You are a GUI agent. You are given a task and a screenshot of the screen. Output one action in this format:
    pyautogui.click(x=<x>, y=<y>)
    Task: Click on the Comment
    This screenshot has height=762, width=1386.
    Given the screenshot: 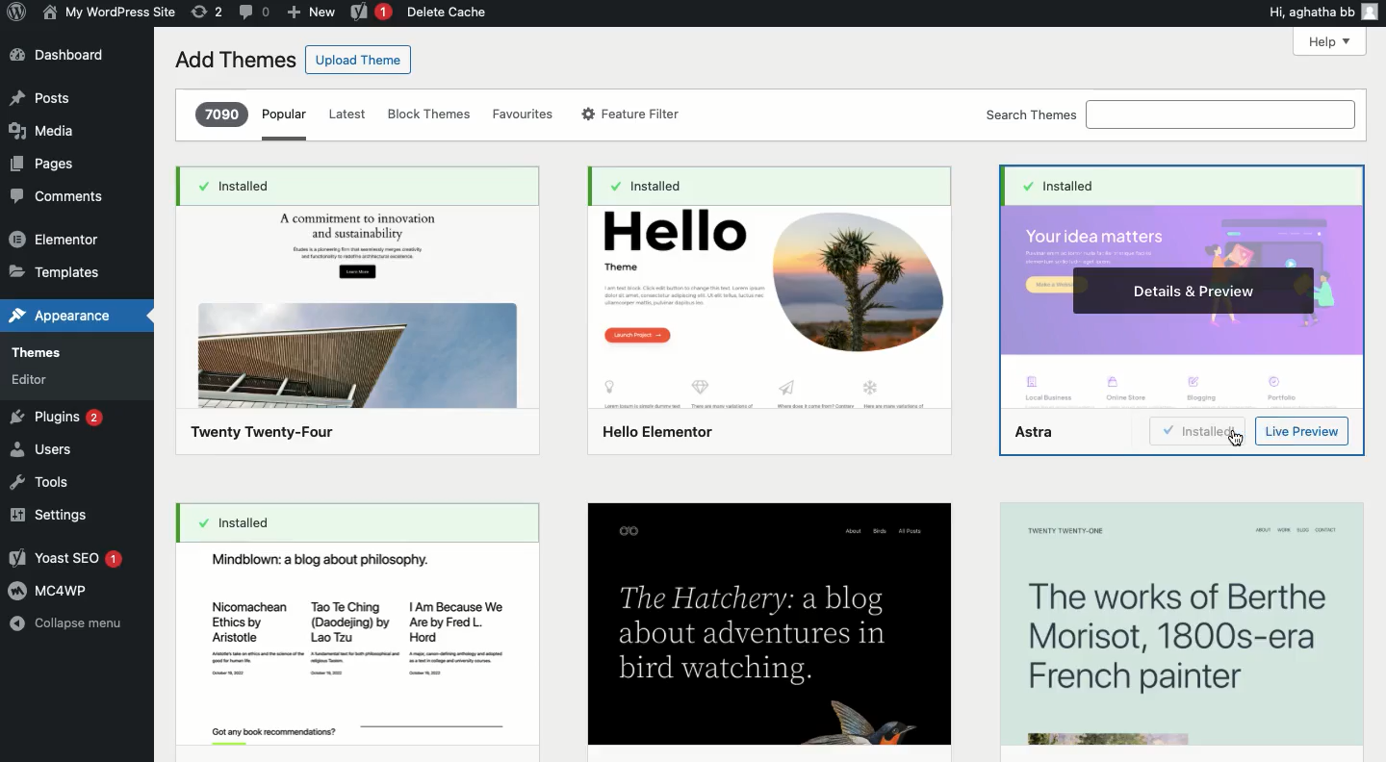 What is the action you would take?
    pyautogui.click(x=255, y=12)
    